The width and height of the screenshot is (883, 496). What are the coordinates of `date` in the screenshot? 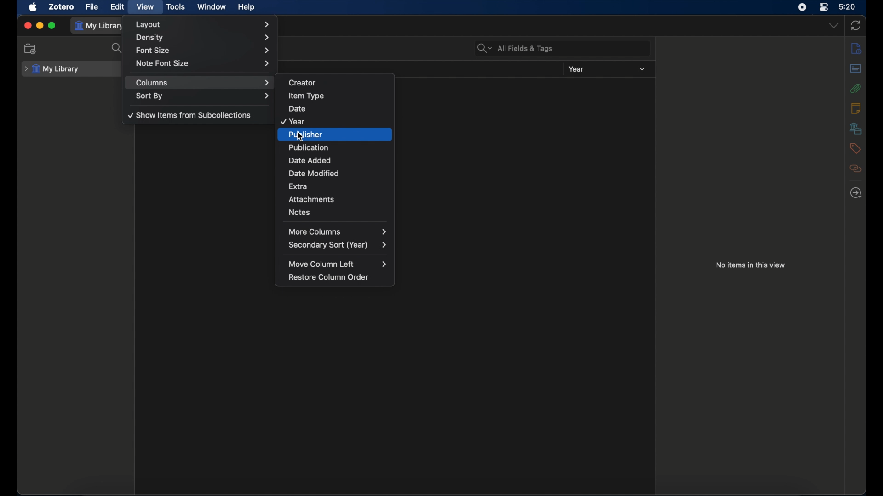 It's located at (338, 108).